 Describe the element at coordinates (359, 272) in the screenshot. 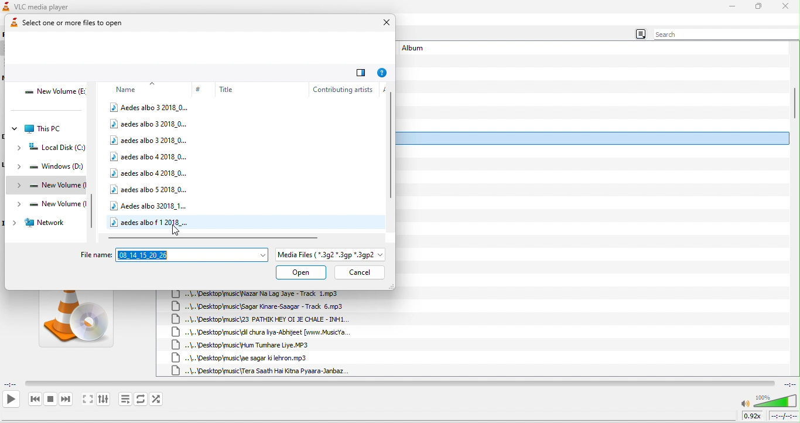

I see `cancel` at that location.